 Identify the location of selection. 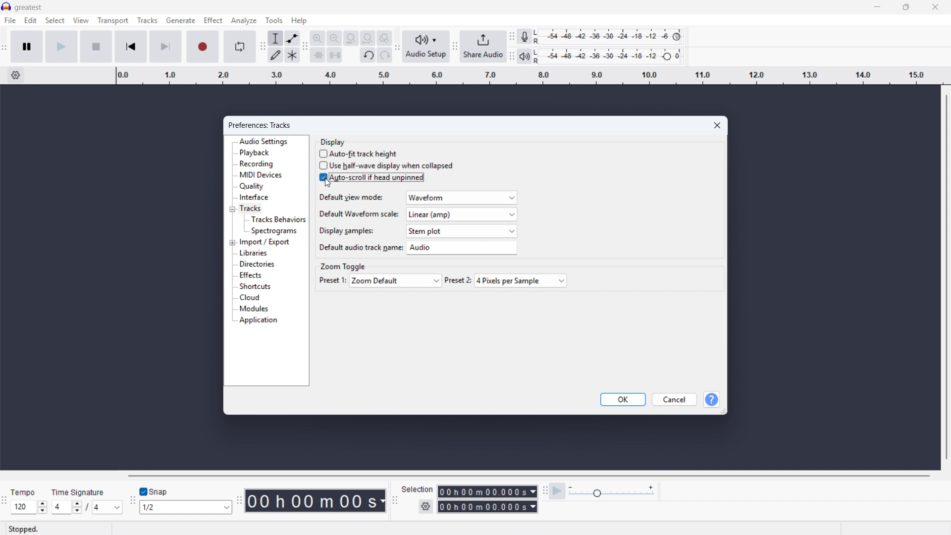
(418, 490).